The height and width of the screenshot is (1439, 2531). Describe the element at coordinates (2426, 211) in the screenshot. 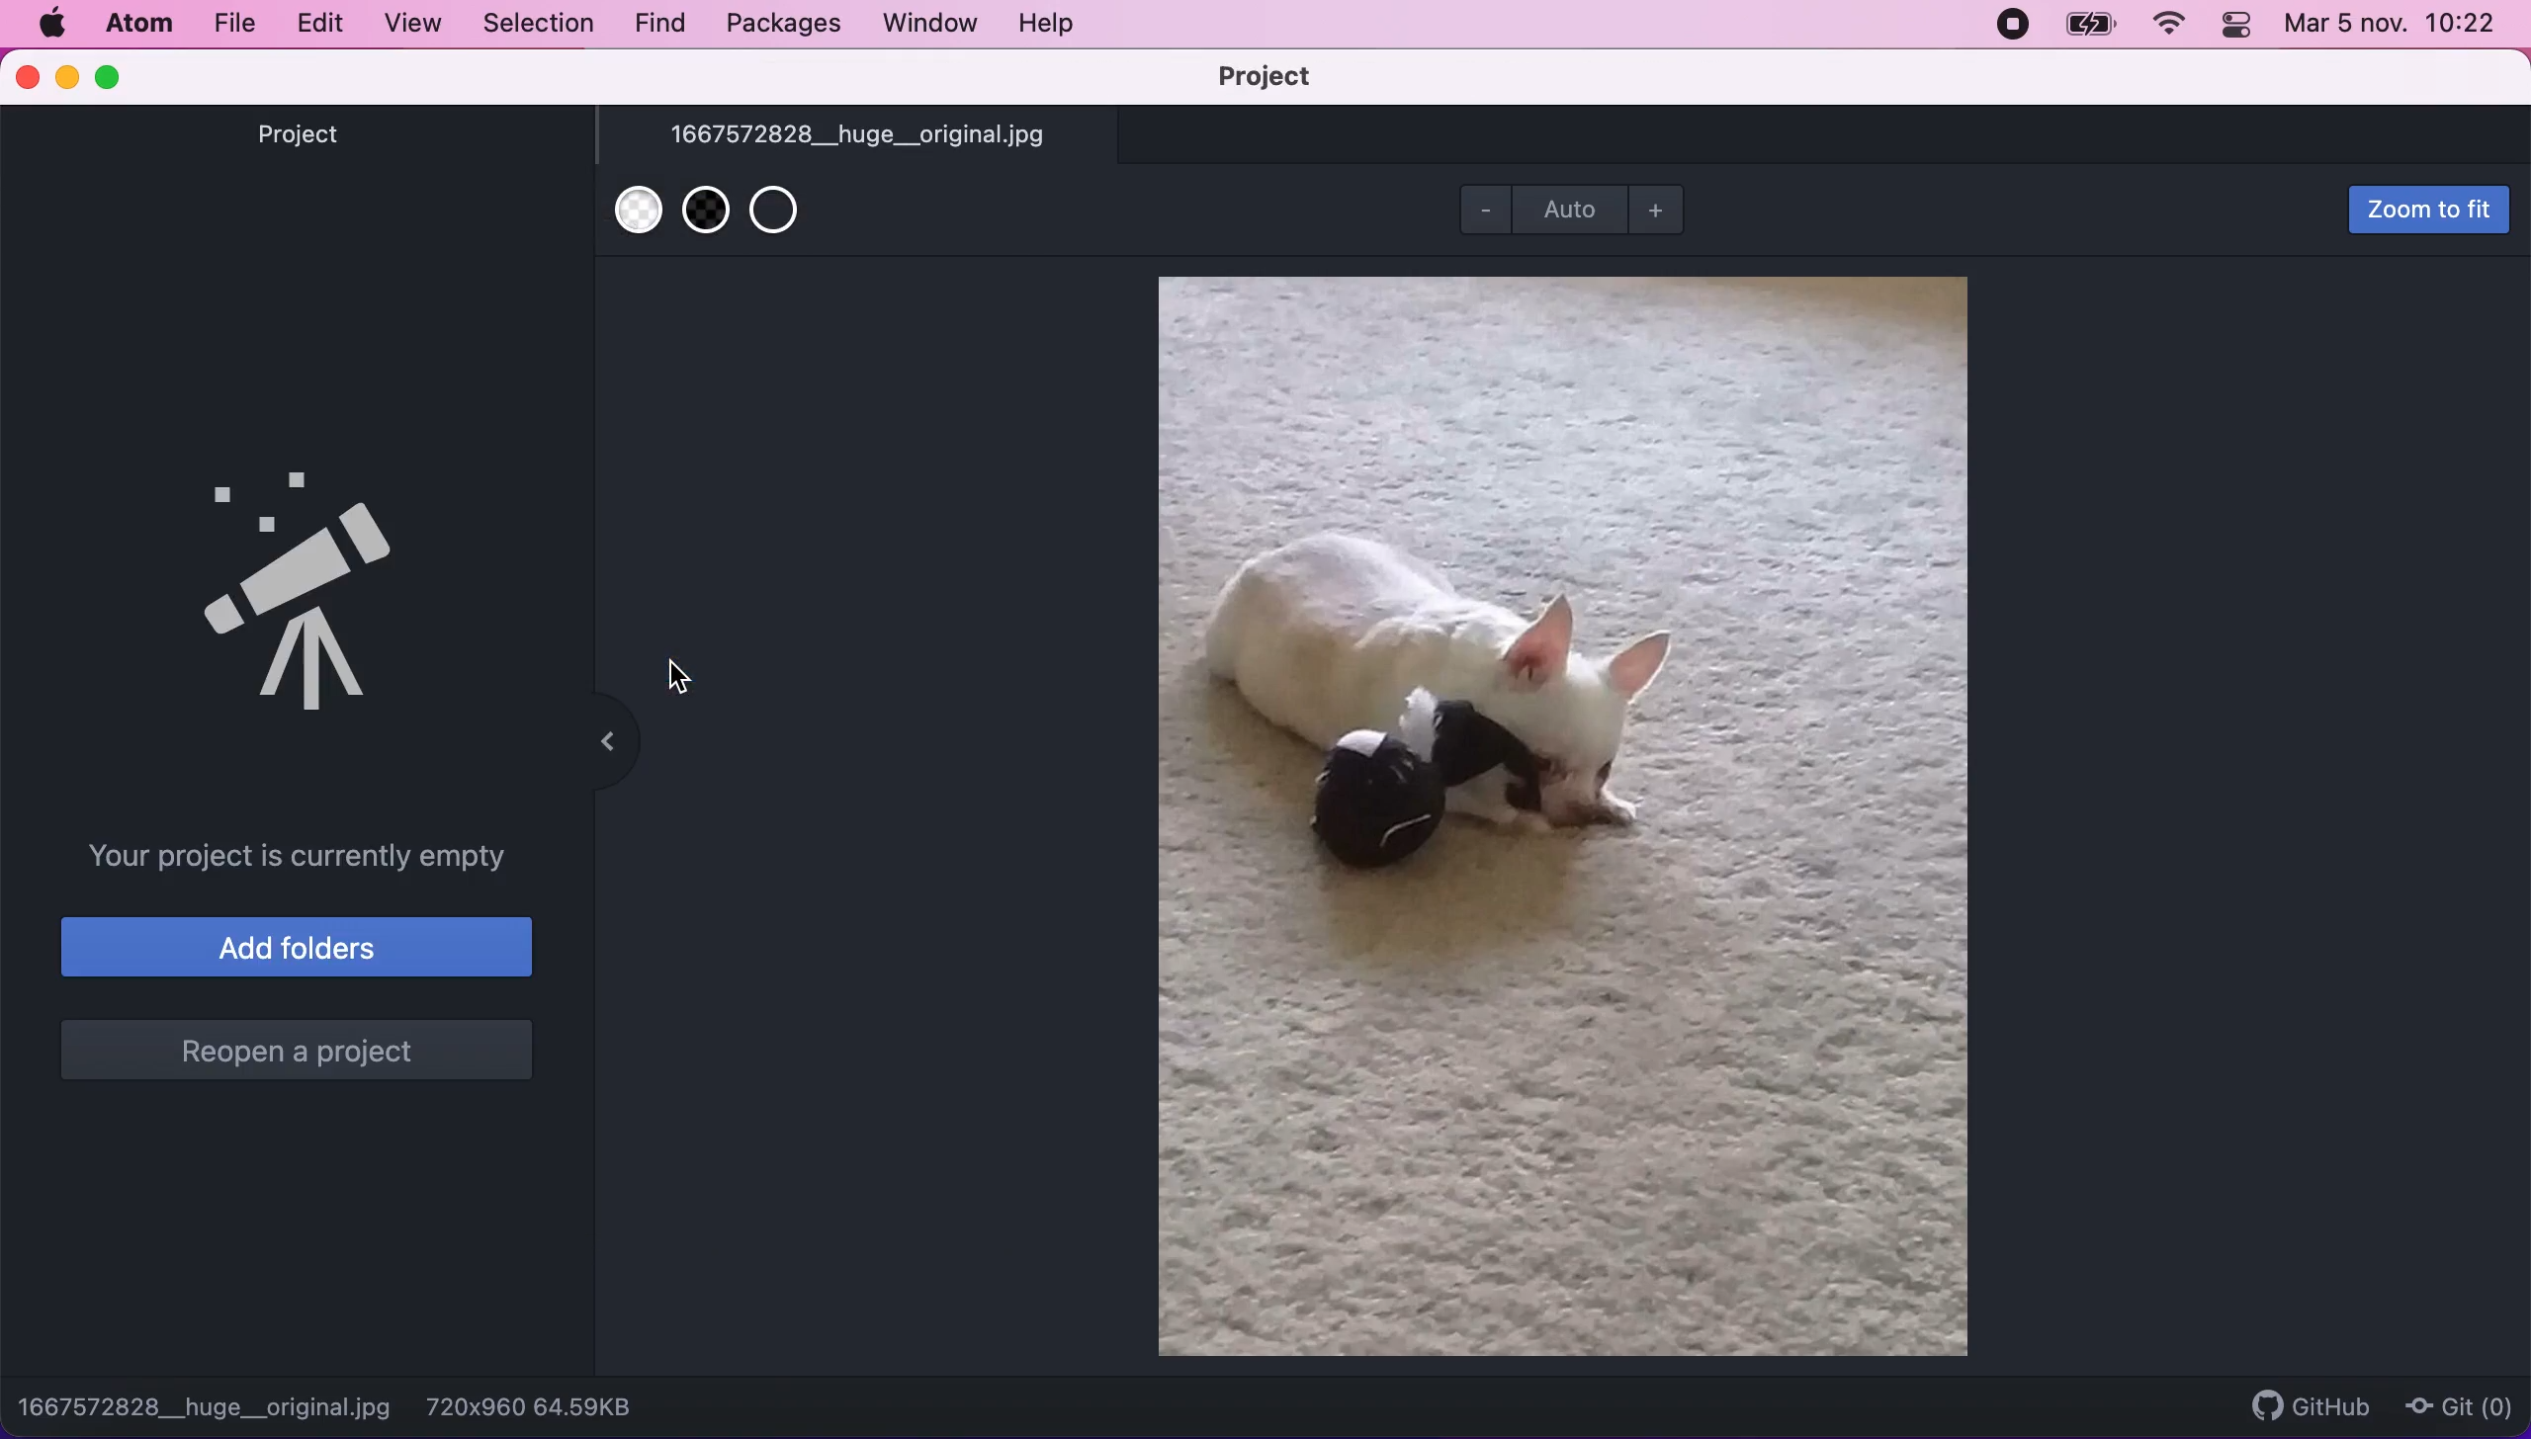

I see `zoom to fit` at that location.